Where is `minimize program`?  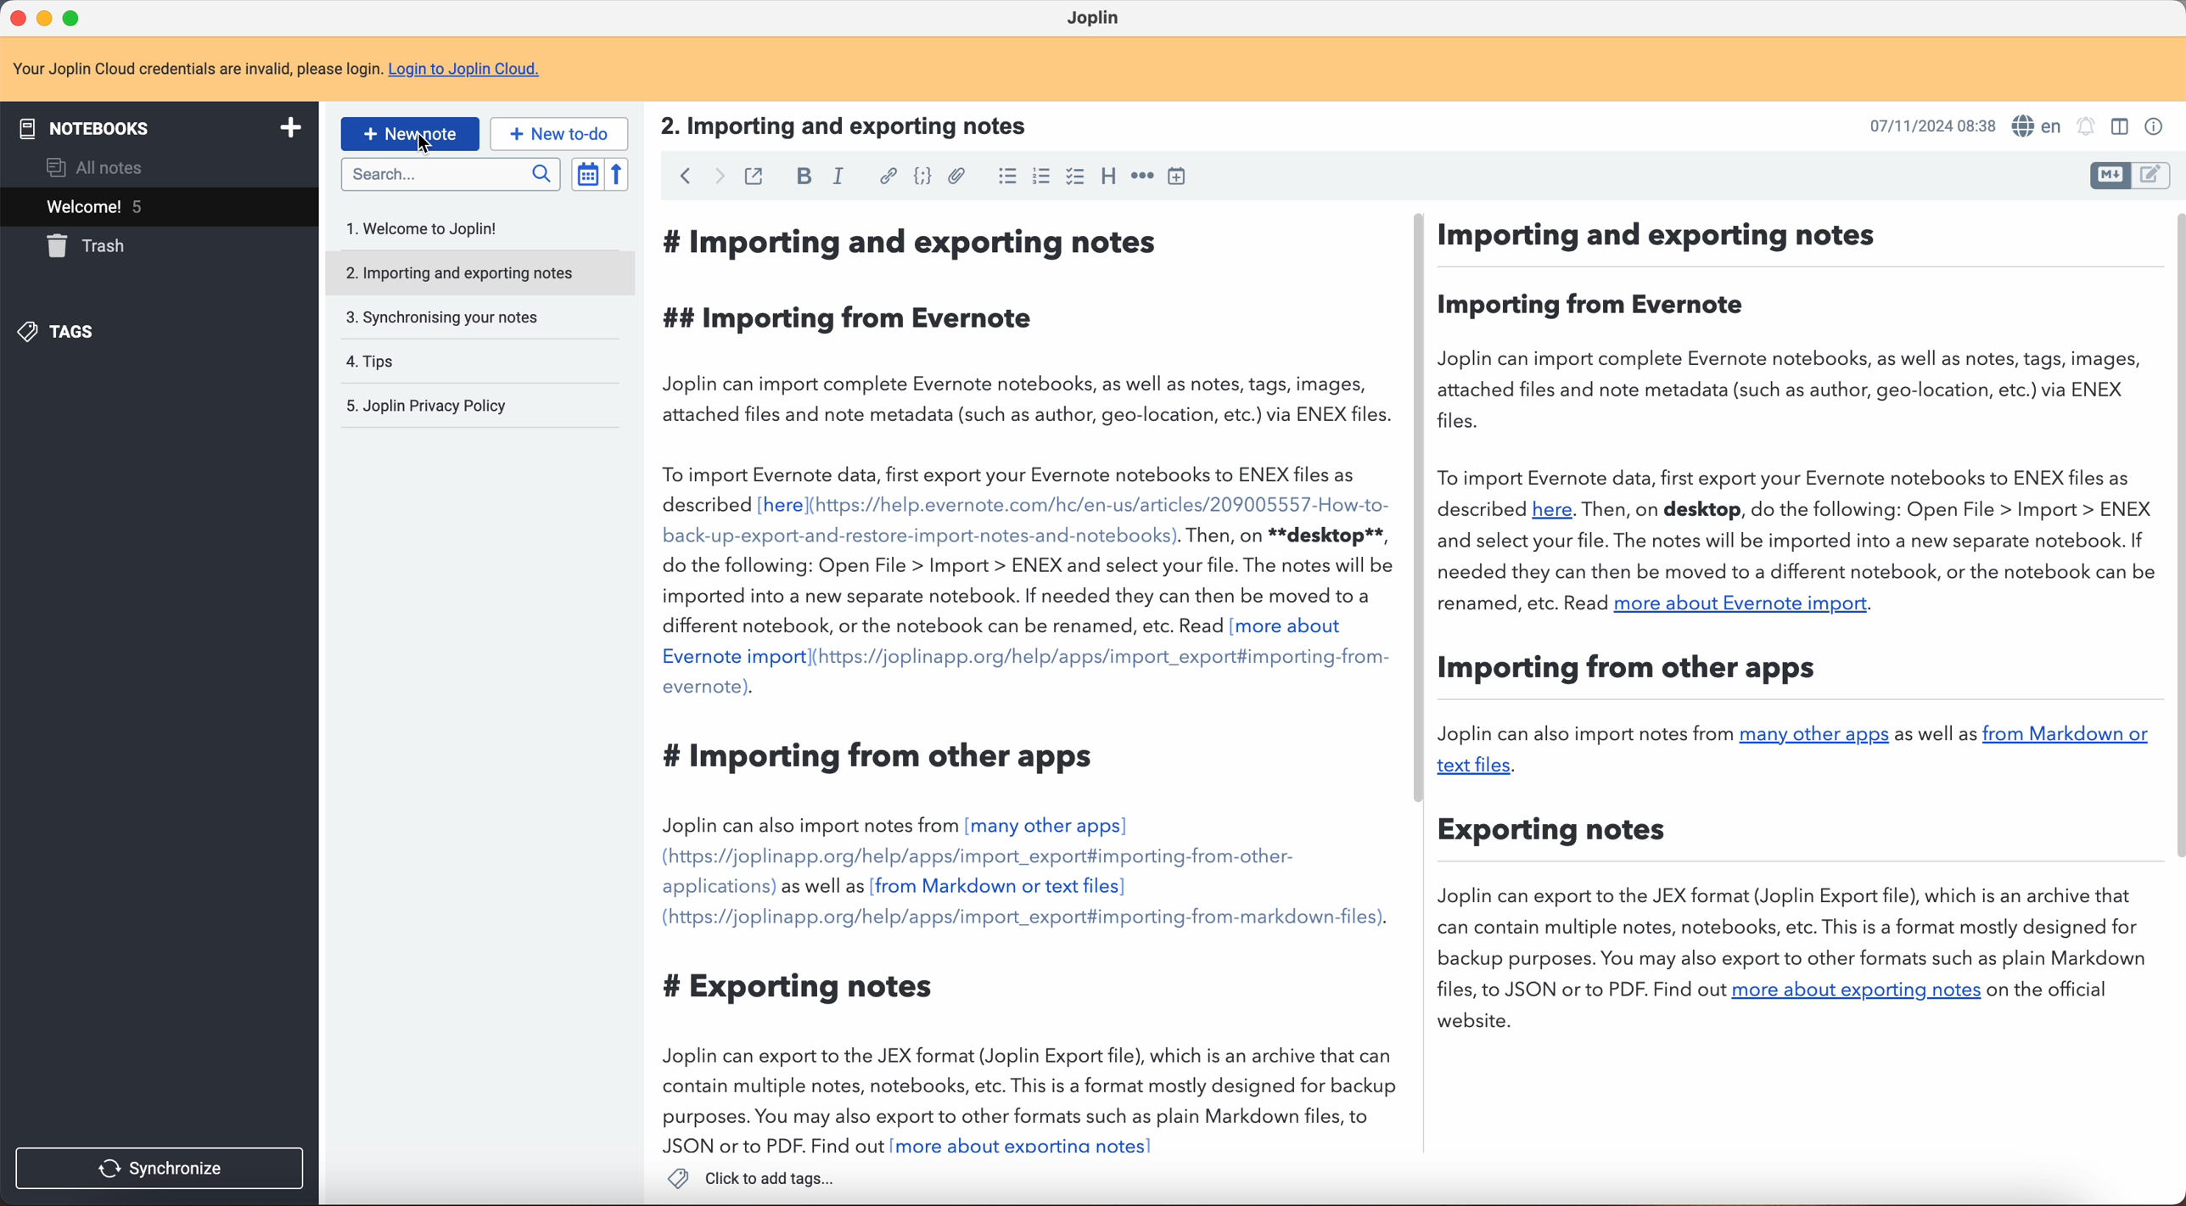 minimize program is located at coordinates (45, 17).